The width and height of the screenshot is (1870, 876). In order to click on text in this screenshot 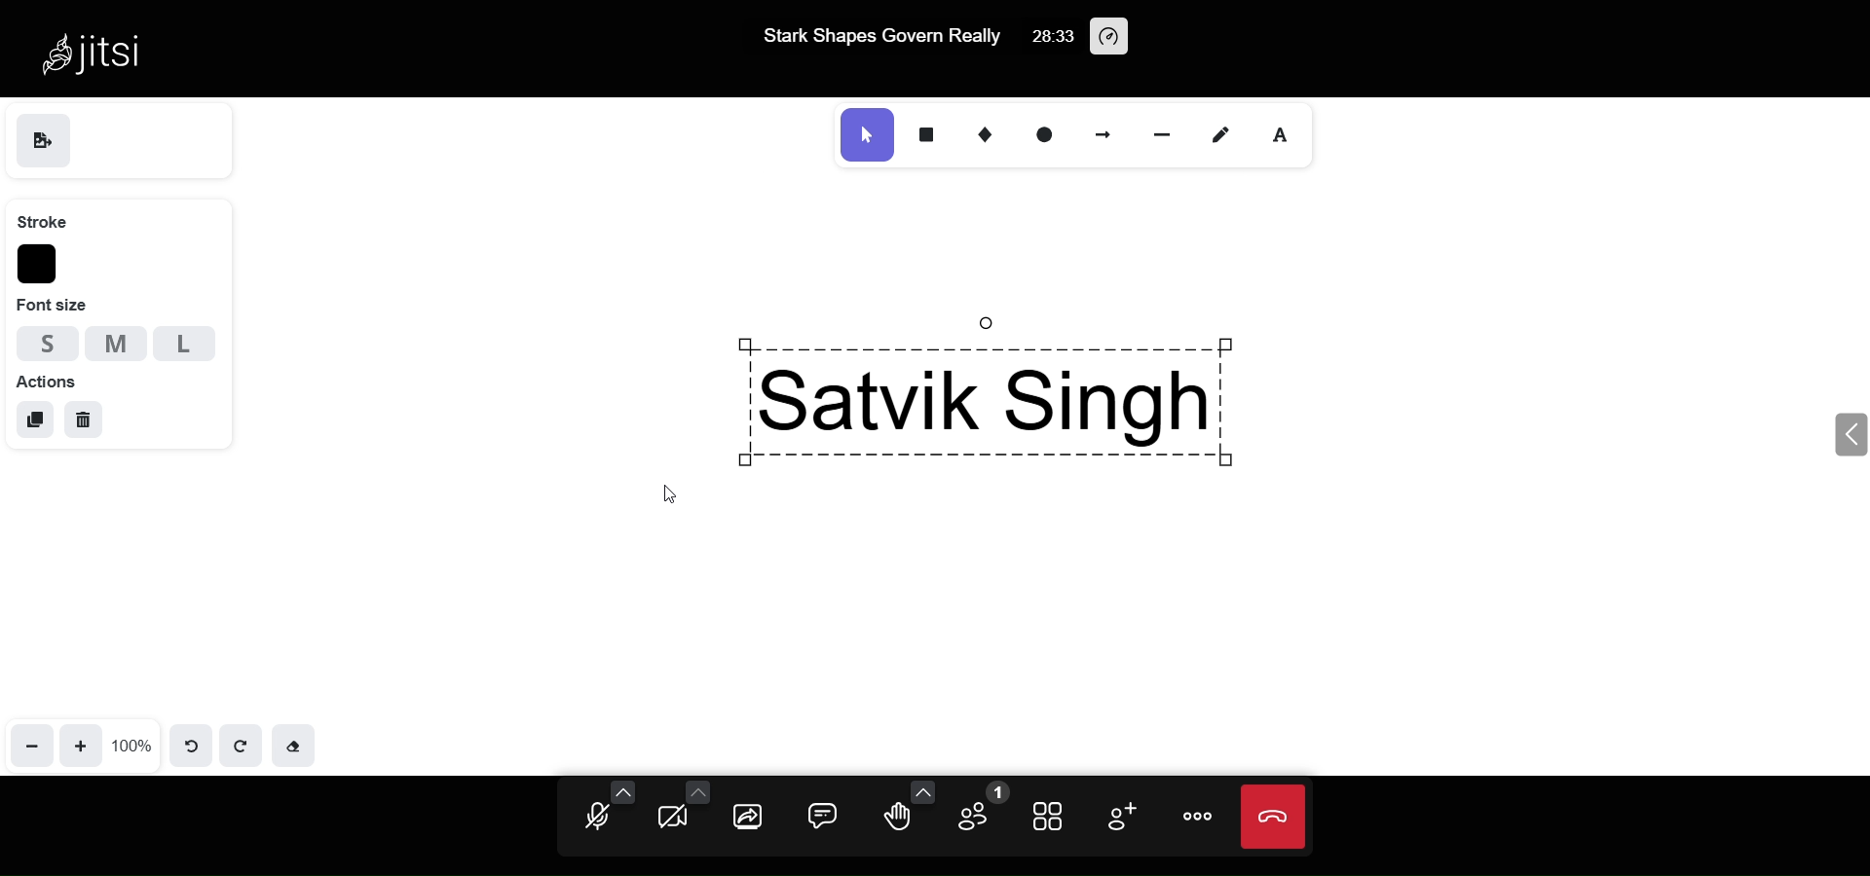, I will do `click(1280, 132)`.